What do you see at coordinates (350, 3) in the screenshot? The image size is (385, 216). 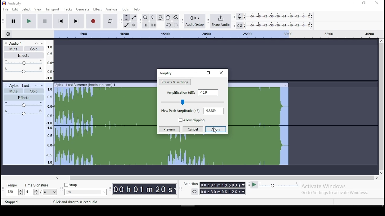 I see `minimize` at bounding box center [350, 3].